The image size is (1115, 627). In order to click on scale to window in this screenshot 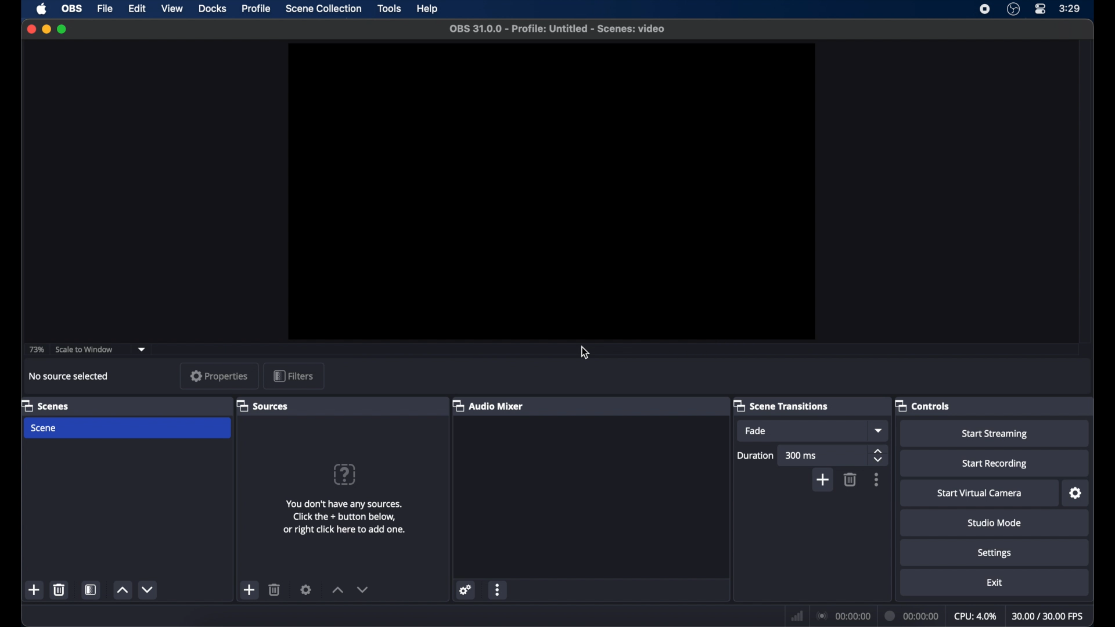, I will do `click(84, 349)`.